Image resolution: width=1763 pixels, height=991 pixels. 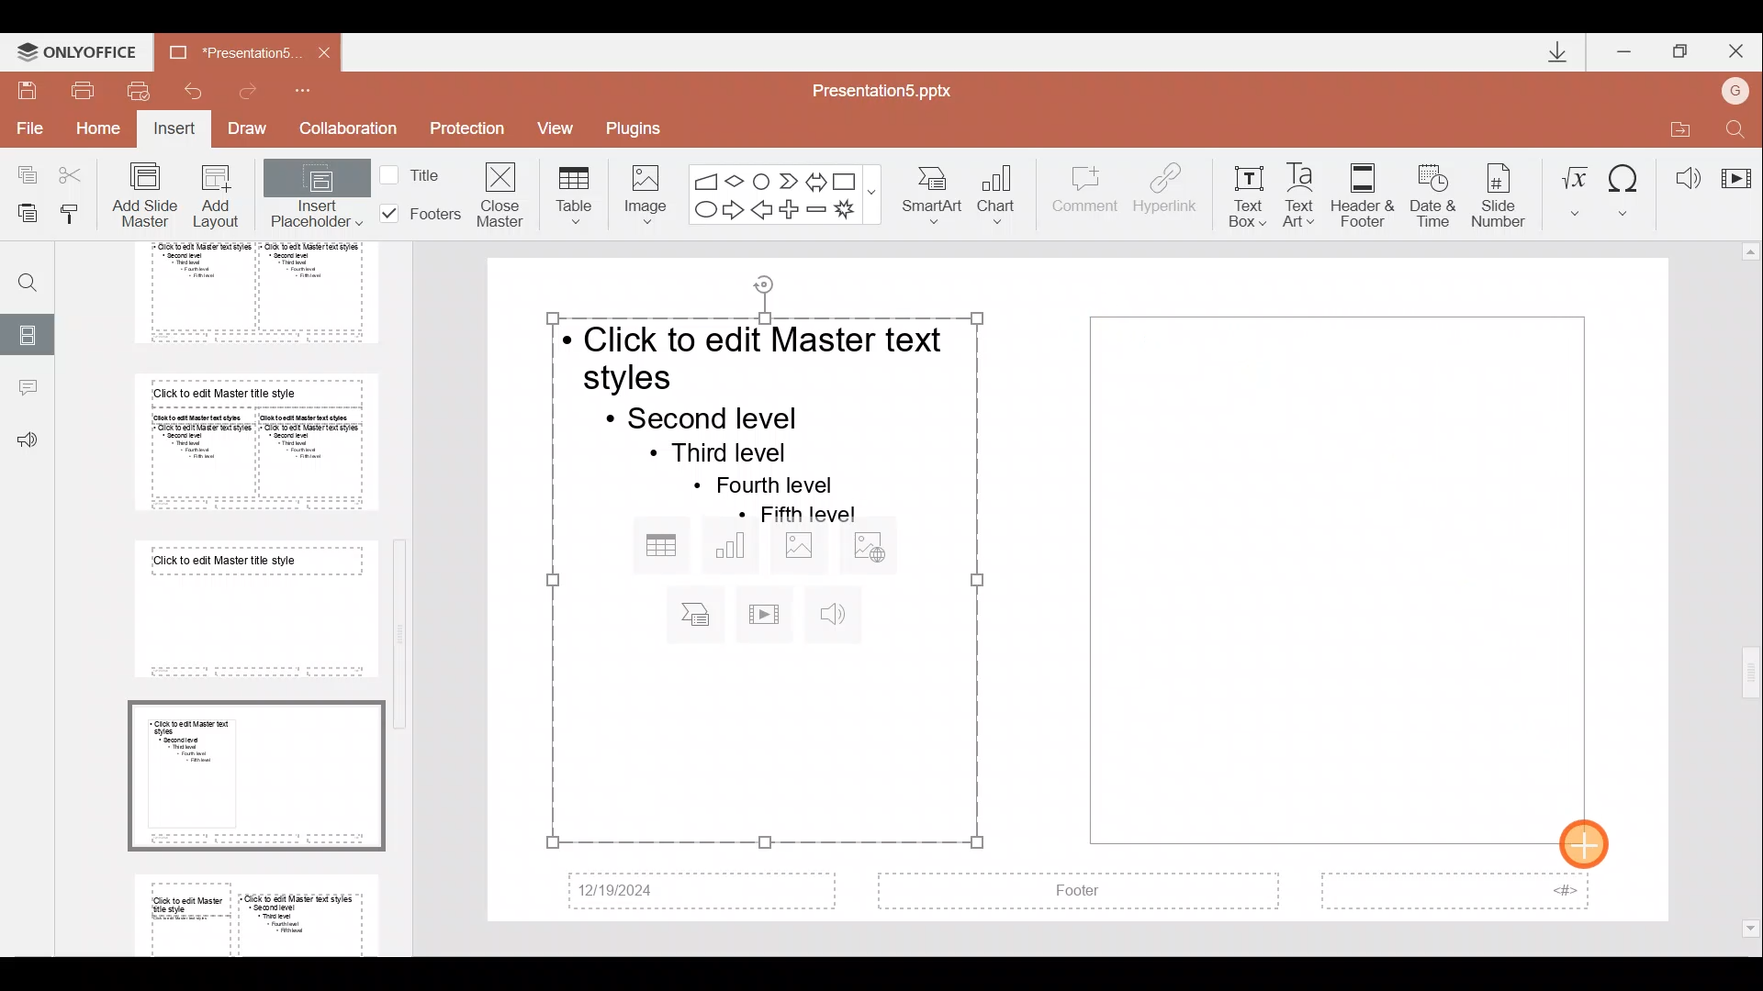 I want to click on Hyperlink, so click(x=1167, y=191).